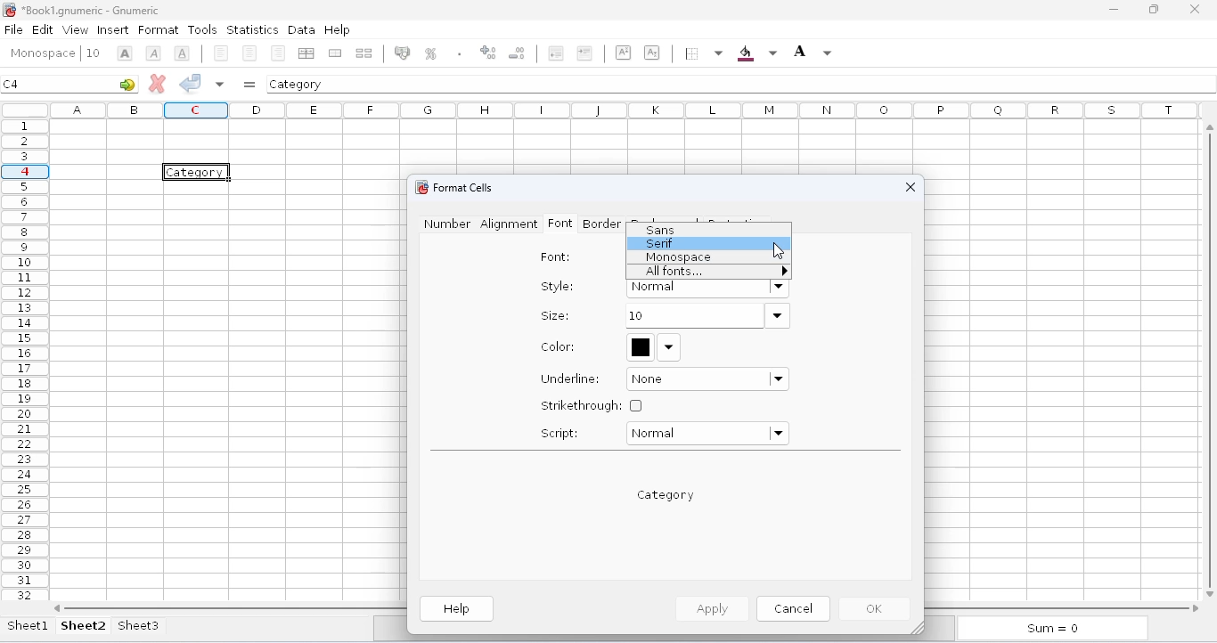 This screenshot has width=1217, height=643. What do you see at coordinates (249, 85) in the screenshot?
I see `enter formula` at bounding box center [249, 85].